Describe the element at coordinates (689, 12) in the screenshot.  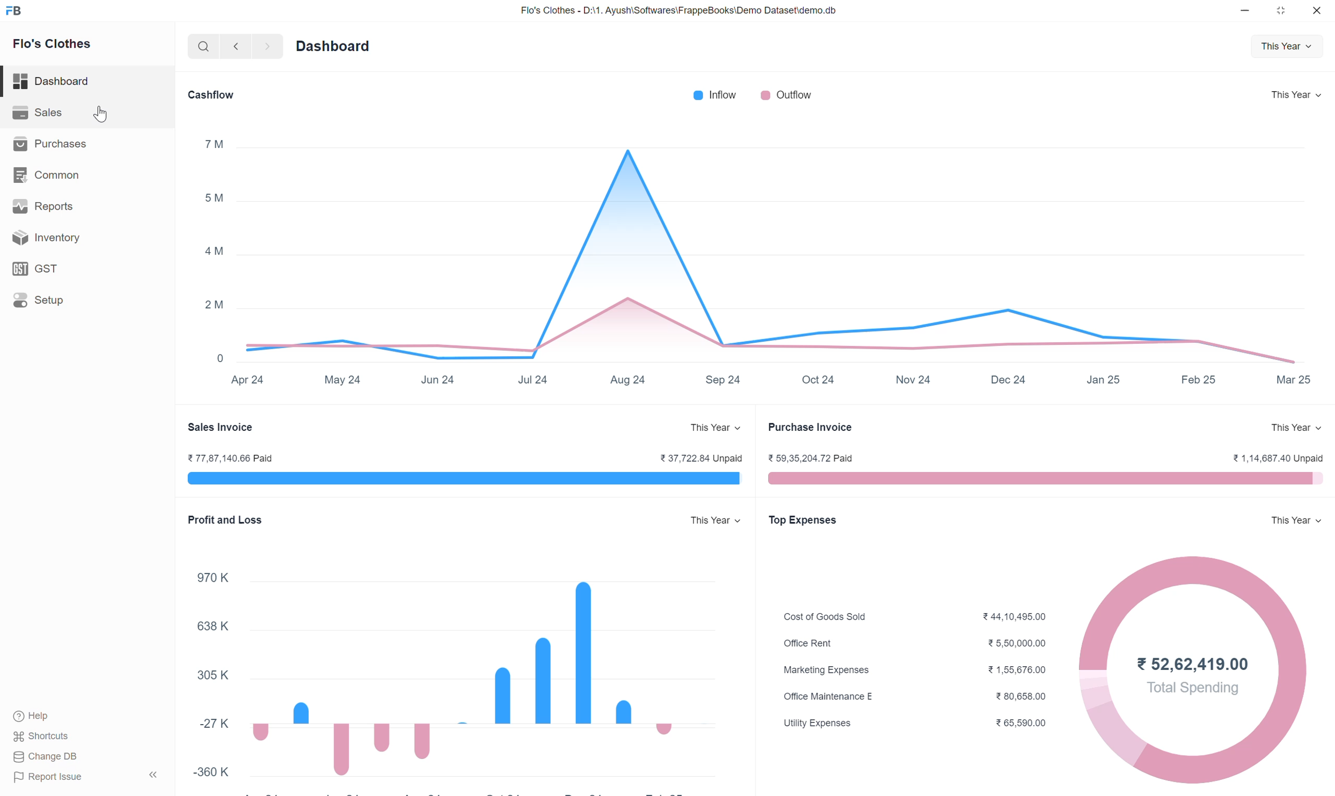
I see `Flo's Clothes - D:\1. Ayush\Softwares\FrappeBooks\Demo Dataset\demo.db` at that location.